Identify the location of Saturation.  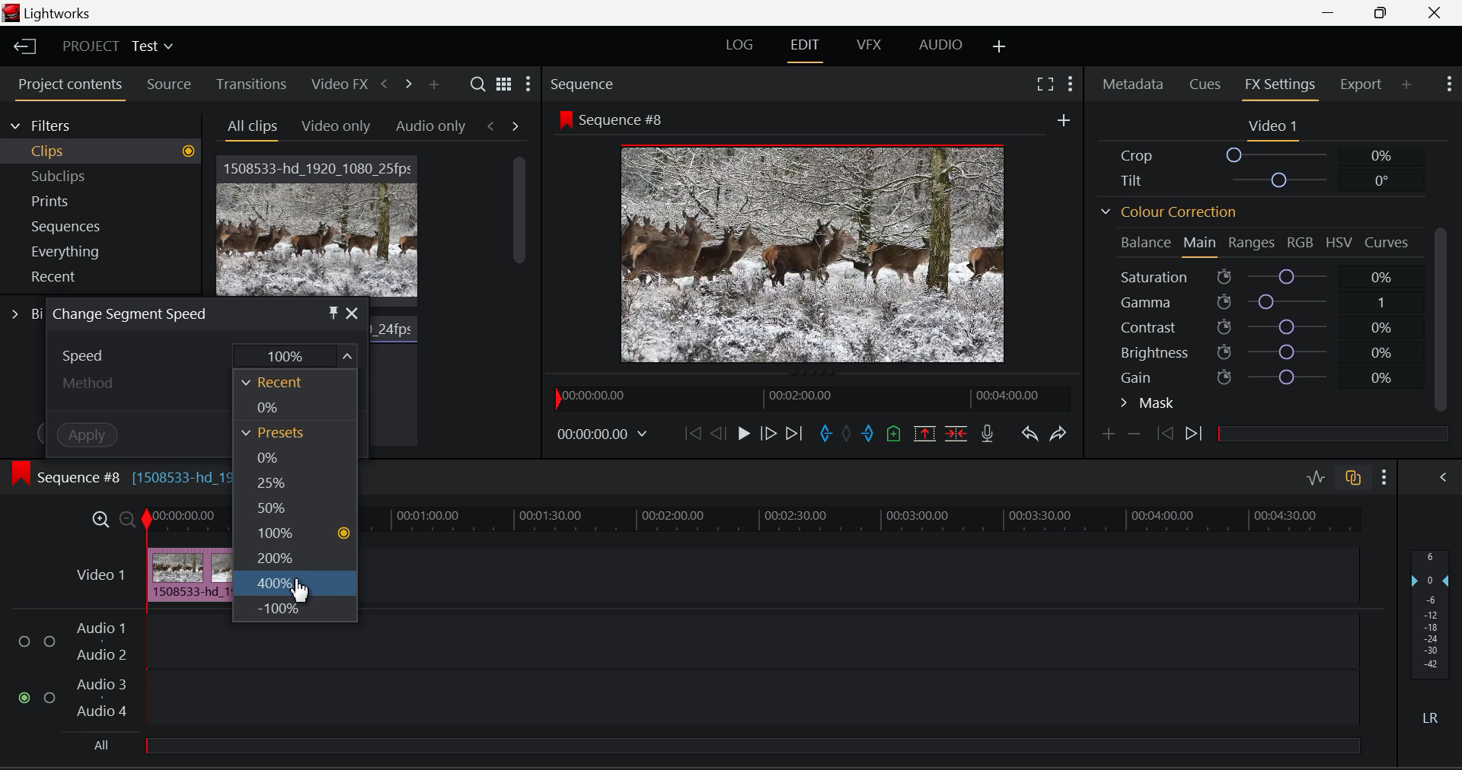
(1255, 276).